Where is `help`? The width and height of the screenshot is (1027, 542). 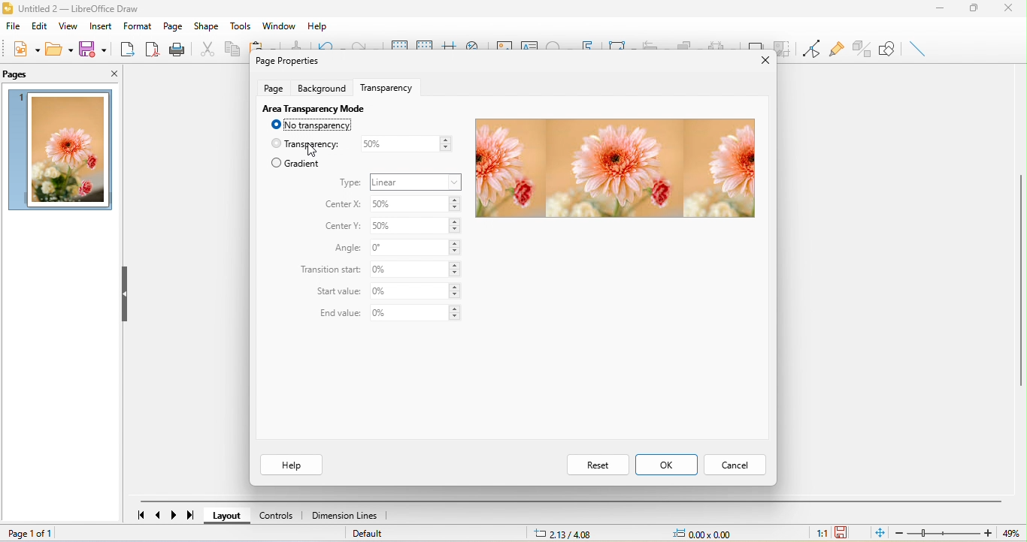
help is located at coordinates (320, 23).